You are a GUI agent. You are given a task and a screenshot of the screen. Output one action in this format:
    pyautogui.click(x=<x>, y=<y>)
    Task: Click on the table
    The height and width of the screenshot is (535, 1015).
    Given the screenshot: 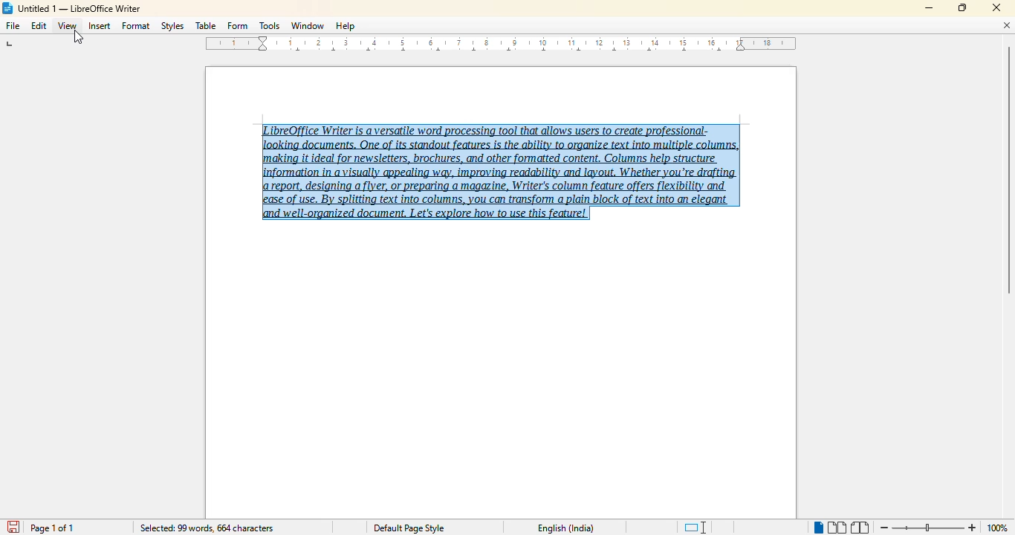 What is the action you would take?
    pyautogui.click(x=206, y=26)
    